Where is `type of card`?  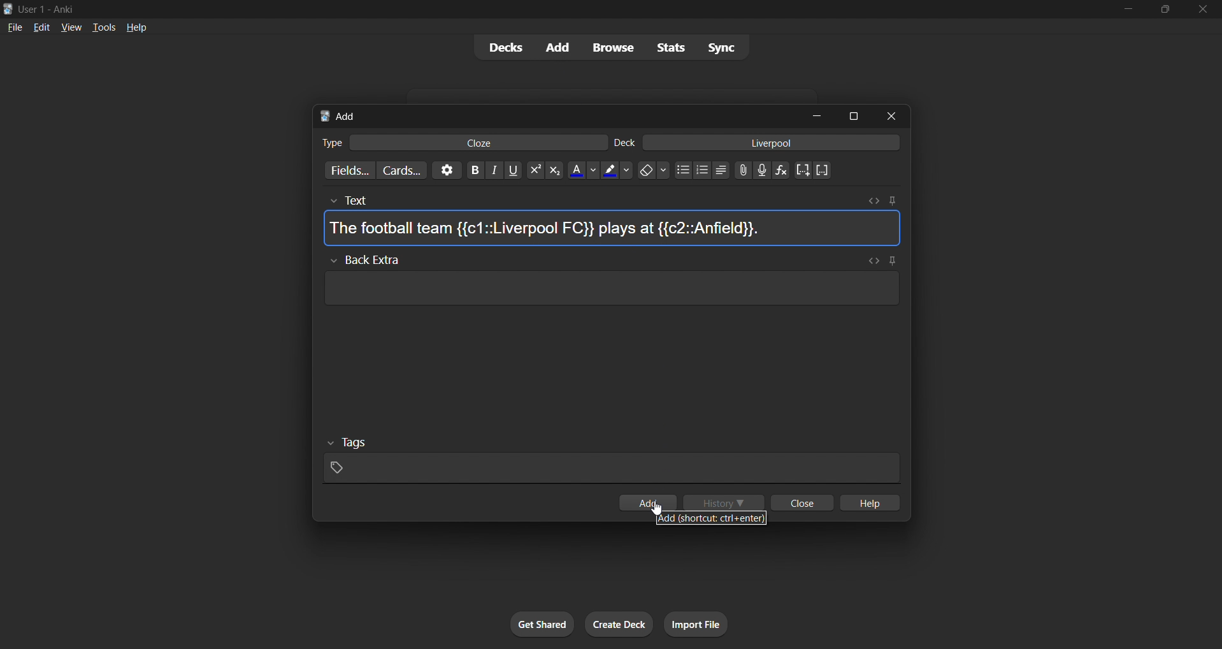
type of card is located at coordinates (328, 143).